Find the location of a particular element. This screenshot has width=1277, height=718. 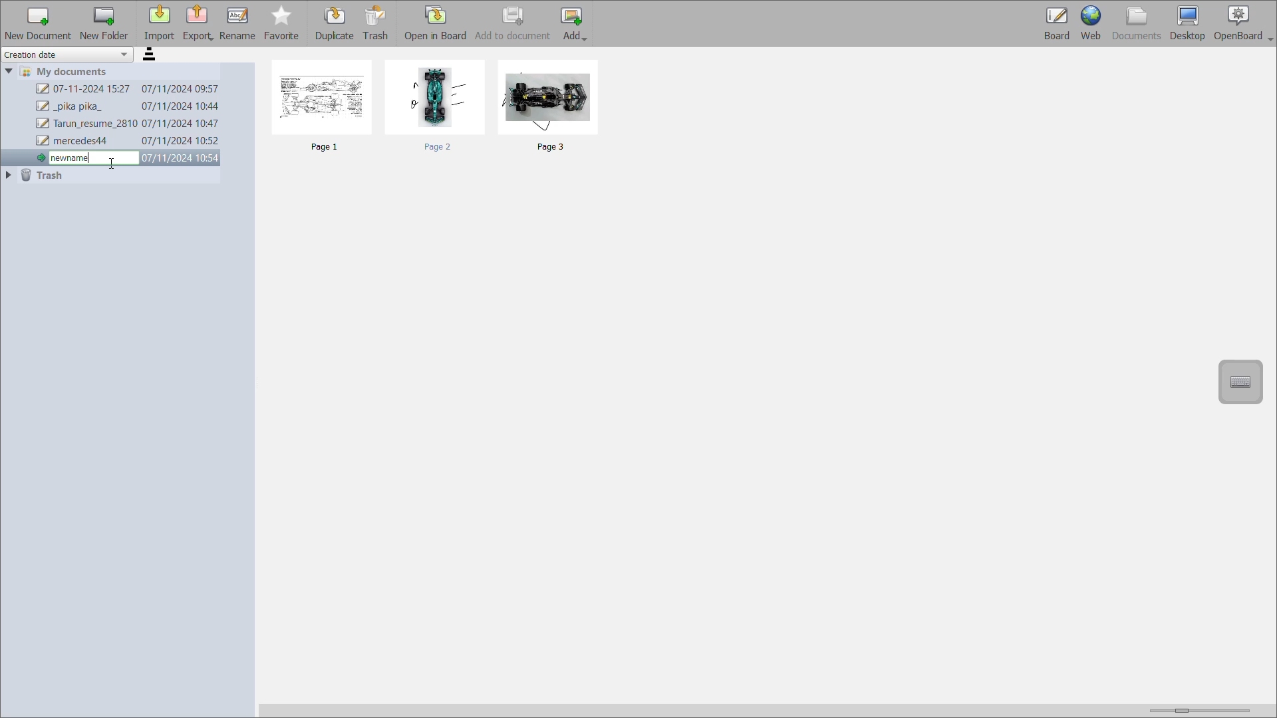

newname 07/11/2024 10:54 is located at coordinates (124, 157).